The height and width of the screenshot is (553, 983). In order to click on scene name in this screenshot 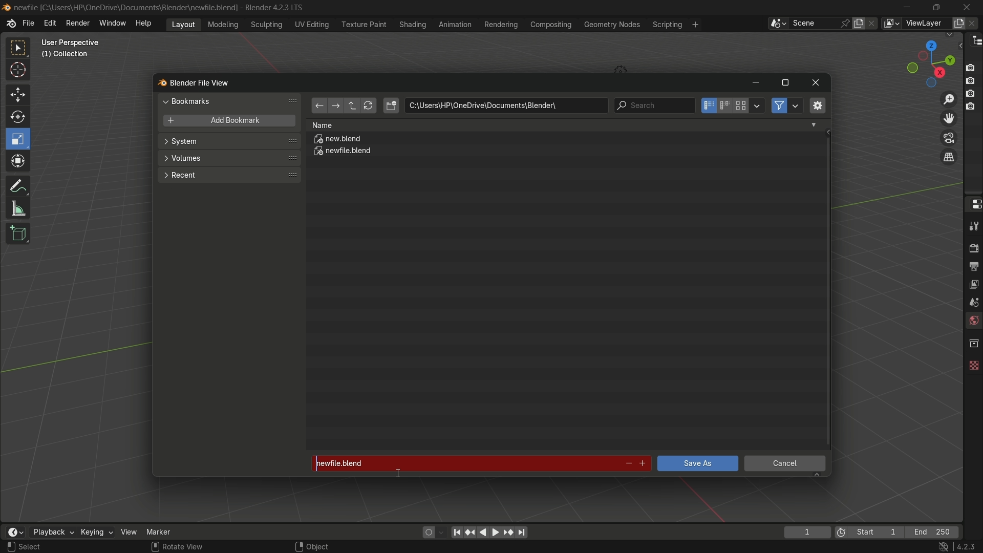, I will do `click(814, 23)`.